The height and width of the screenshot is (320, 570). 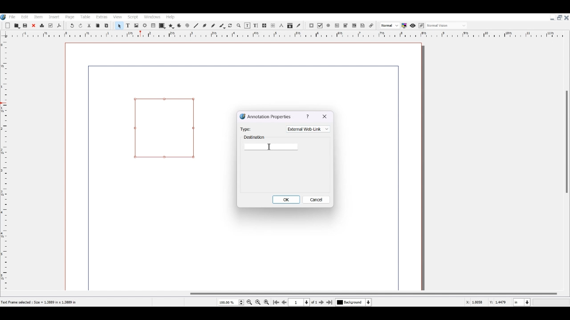 I want to click on View, so click(x=117, y=17).